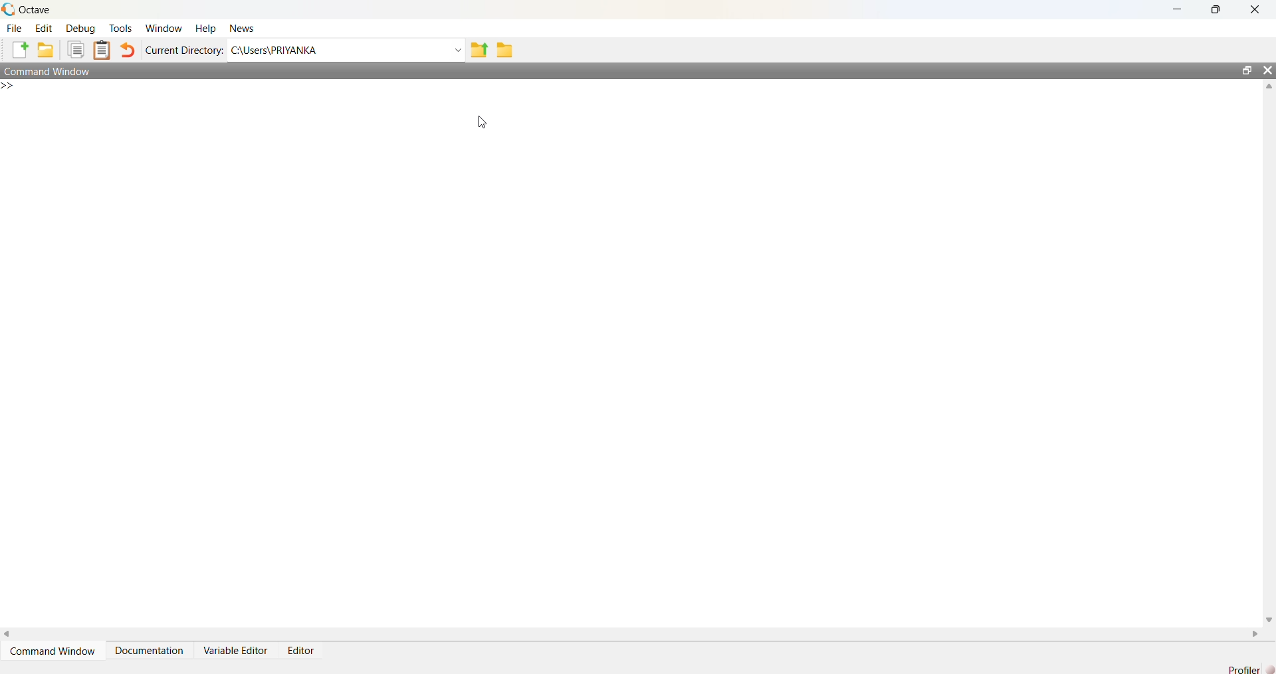  Describe the element at coordinates (79, 27) in the screenshot. I see `Debug` at that location.